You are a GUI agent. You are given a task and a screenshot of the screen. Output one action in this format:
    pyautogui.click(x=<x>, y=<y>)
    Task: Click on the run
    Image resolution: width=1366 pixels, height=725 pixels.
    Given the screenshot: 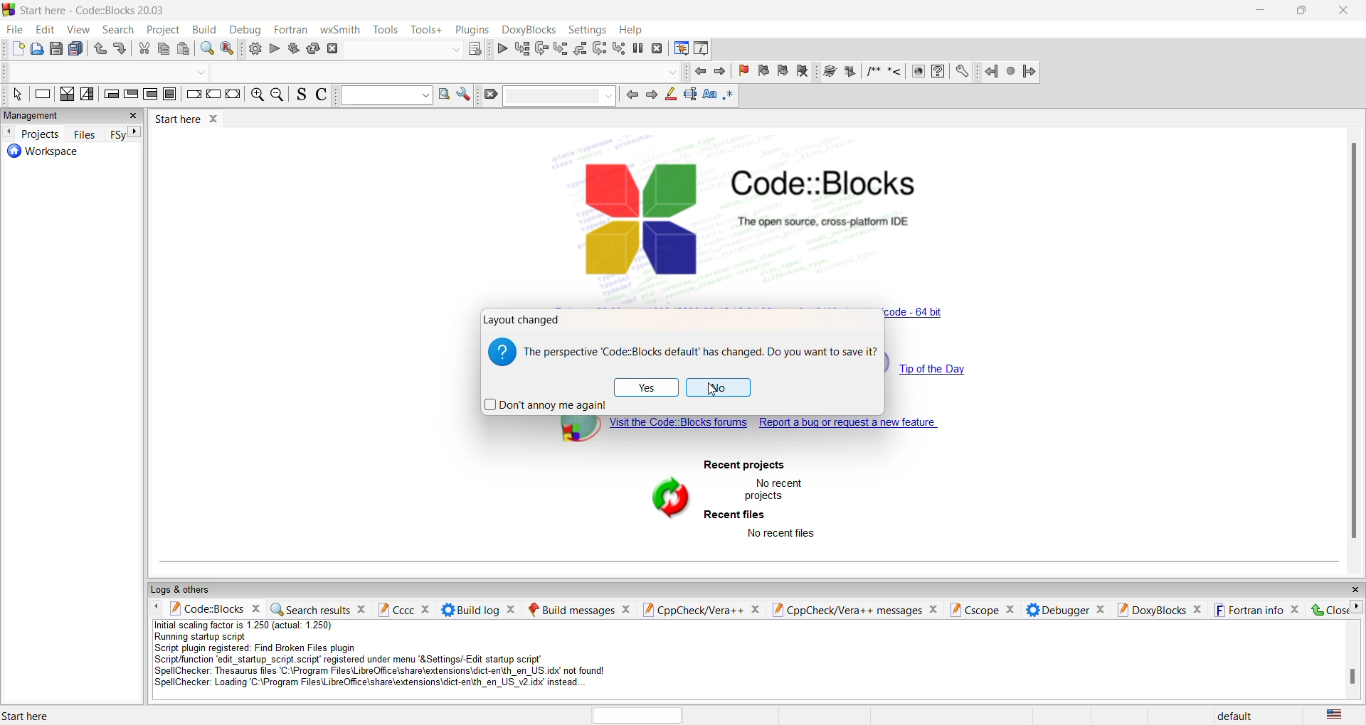 What is the action you would take?
    pyautogui.click(x=274, y=48)
    